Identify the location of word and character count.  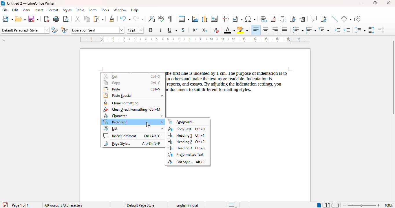
(64, 205).